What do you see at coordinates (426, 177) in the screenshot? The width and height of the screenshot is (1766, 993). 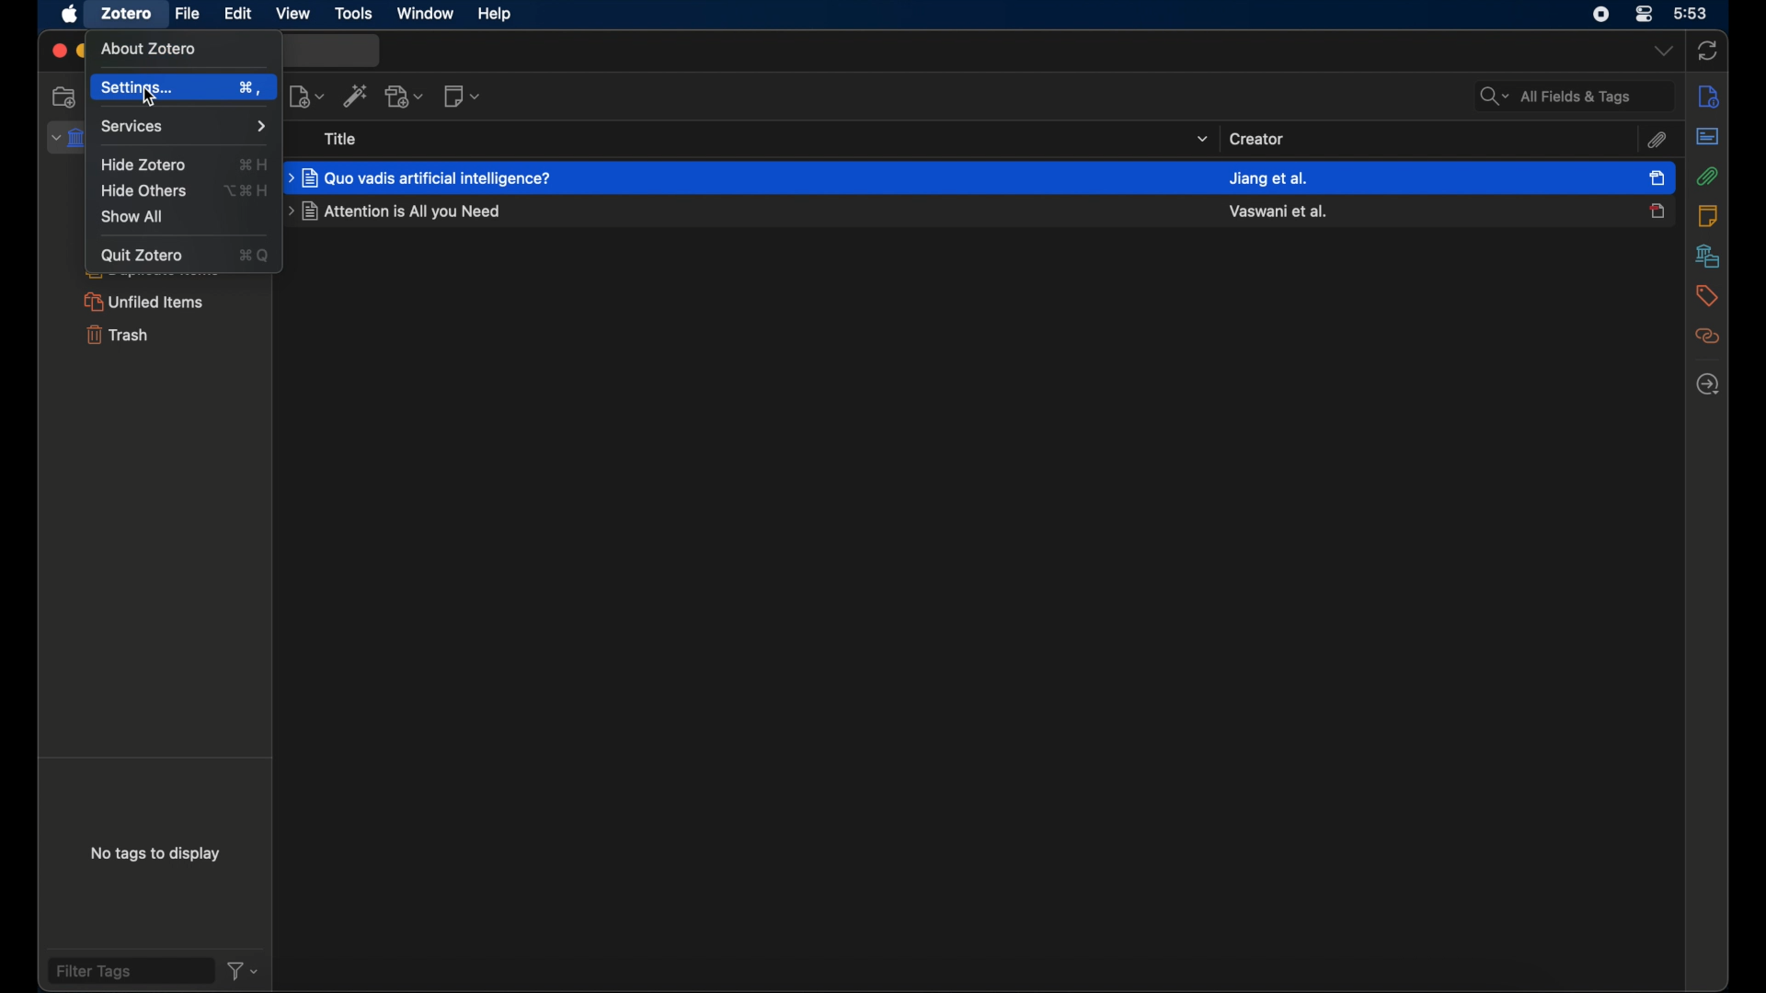 I see `journal title` at bounding box center [426, 177].